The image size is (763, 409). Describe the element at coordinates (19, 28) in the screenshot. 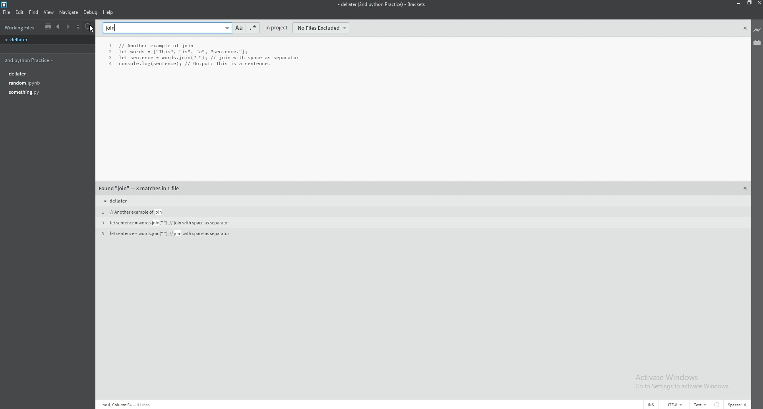

I see `working files` at that location.